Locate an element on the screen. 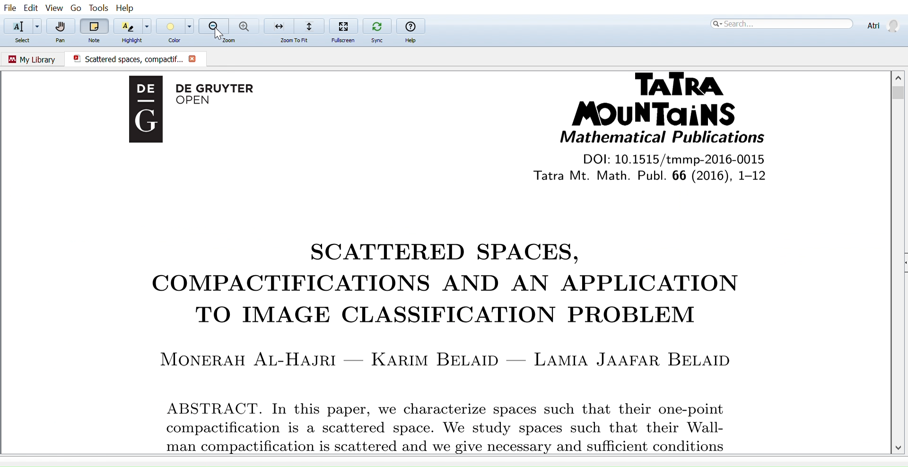 The width and height of the screenshot is (908, 467). compactification is a scattered space. We study spaces such that their Wall- is located at coordinates (445, 428).